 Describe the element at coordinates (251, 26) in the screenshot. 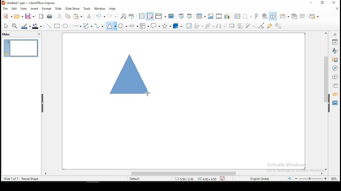

I see `filter` at that location.